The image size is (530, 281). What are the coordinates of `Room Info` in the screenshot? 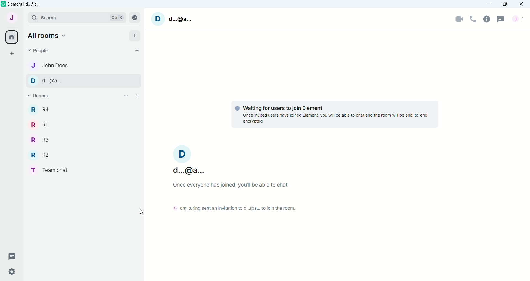 It's located at (486, 19).